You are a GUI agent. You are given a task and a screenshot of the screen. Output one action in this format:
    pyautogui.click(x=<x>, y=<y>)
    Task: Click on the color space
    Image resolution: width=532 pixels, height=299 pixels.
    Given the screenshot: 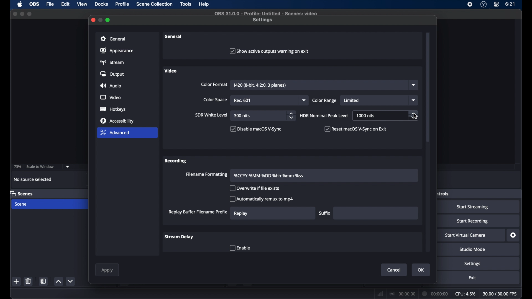 What is the action you would take?
    pyautogui.click(x=215, y=100)
    